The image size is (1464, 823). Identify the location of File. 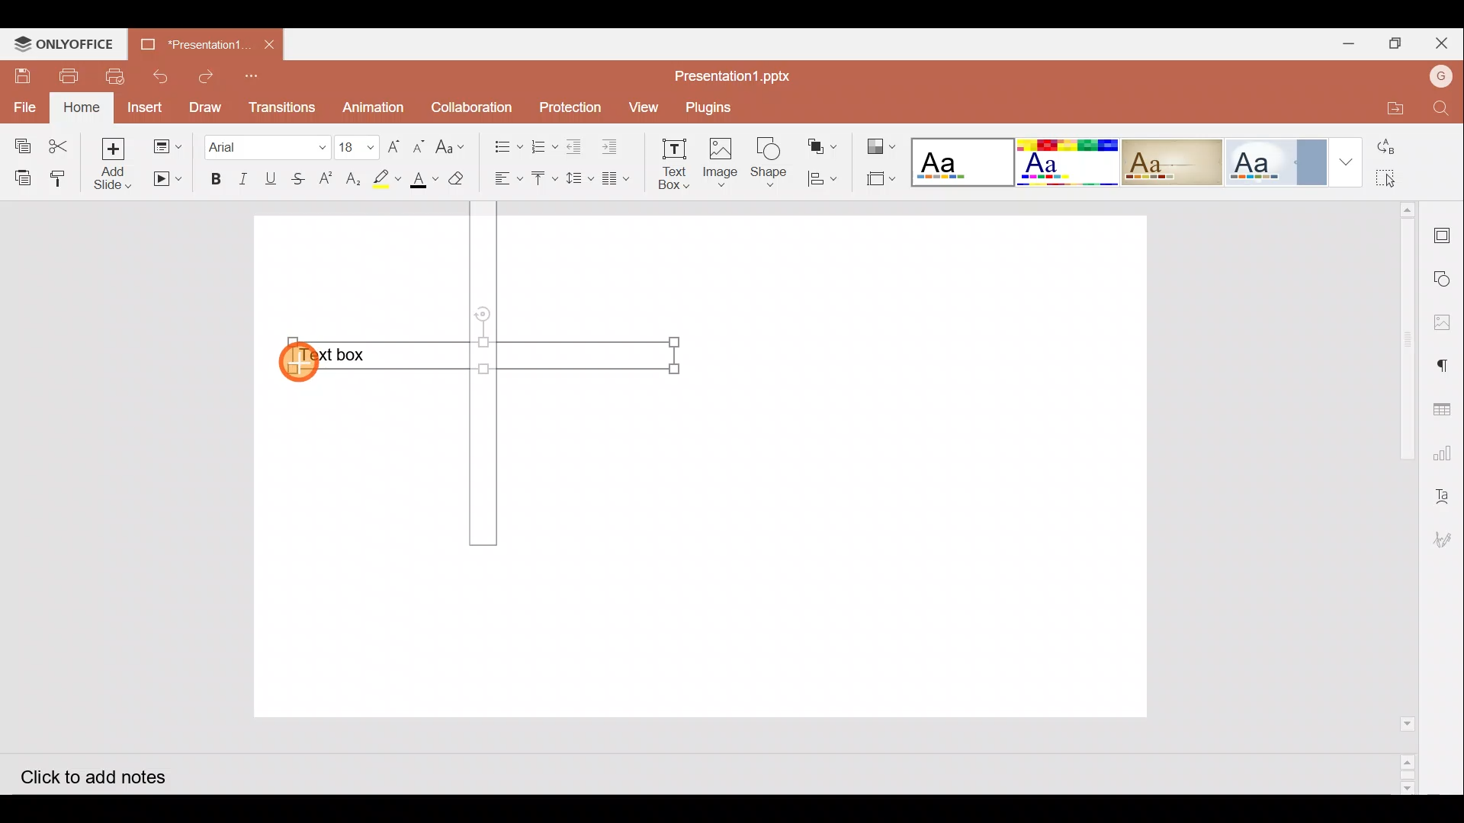
(26, 106).